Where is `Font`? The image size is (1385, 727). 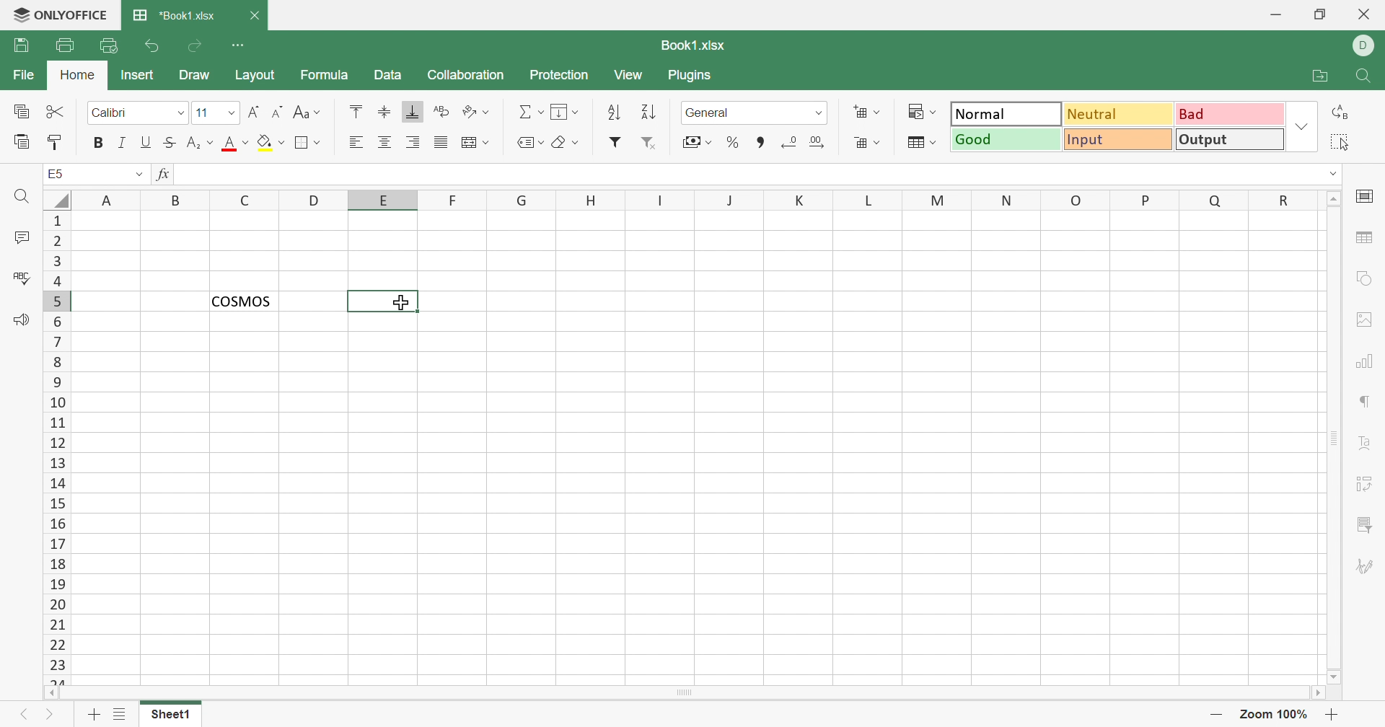 Font is located at coordinates (126, 113).